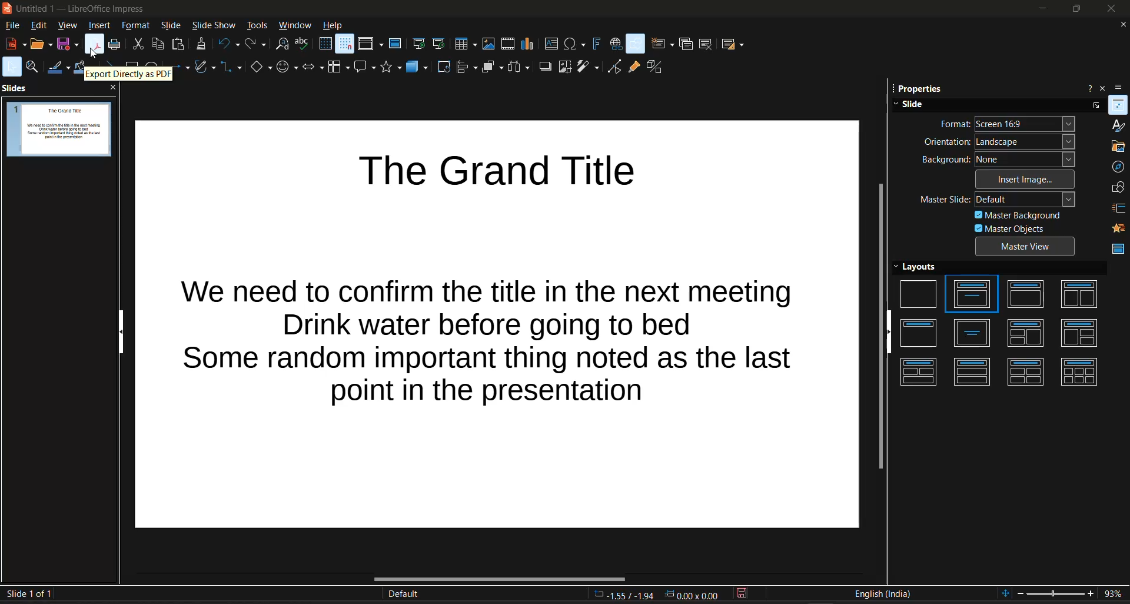 The height and width of the screenshot is (604, 1130). Describe the element at coordinates (1118, 105) in the screenshot. I see `properties` at that location.